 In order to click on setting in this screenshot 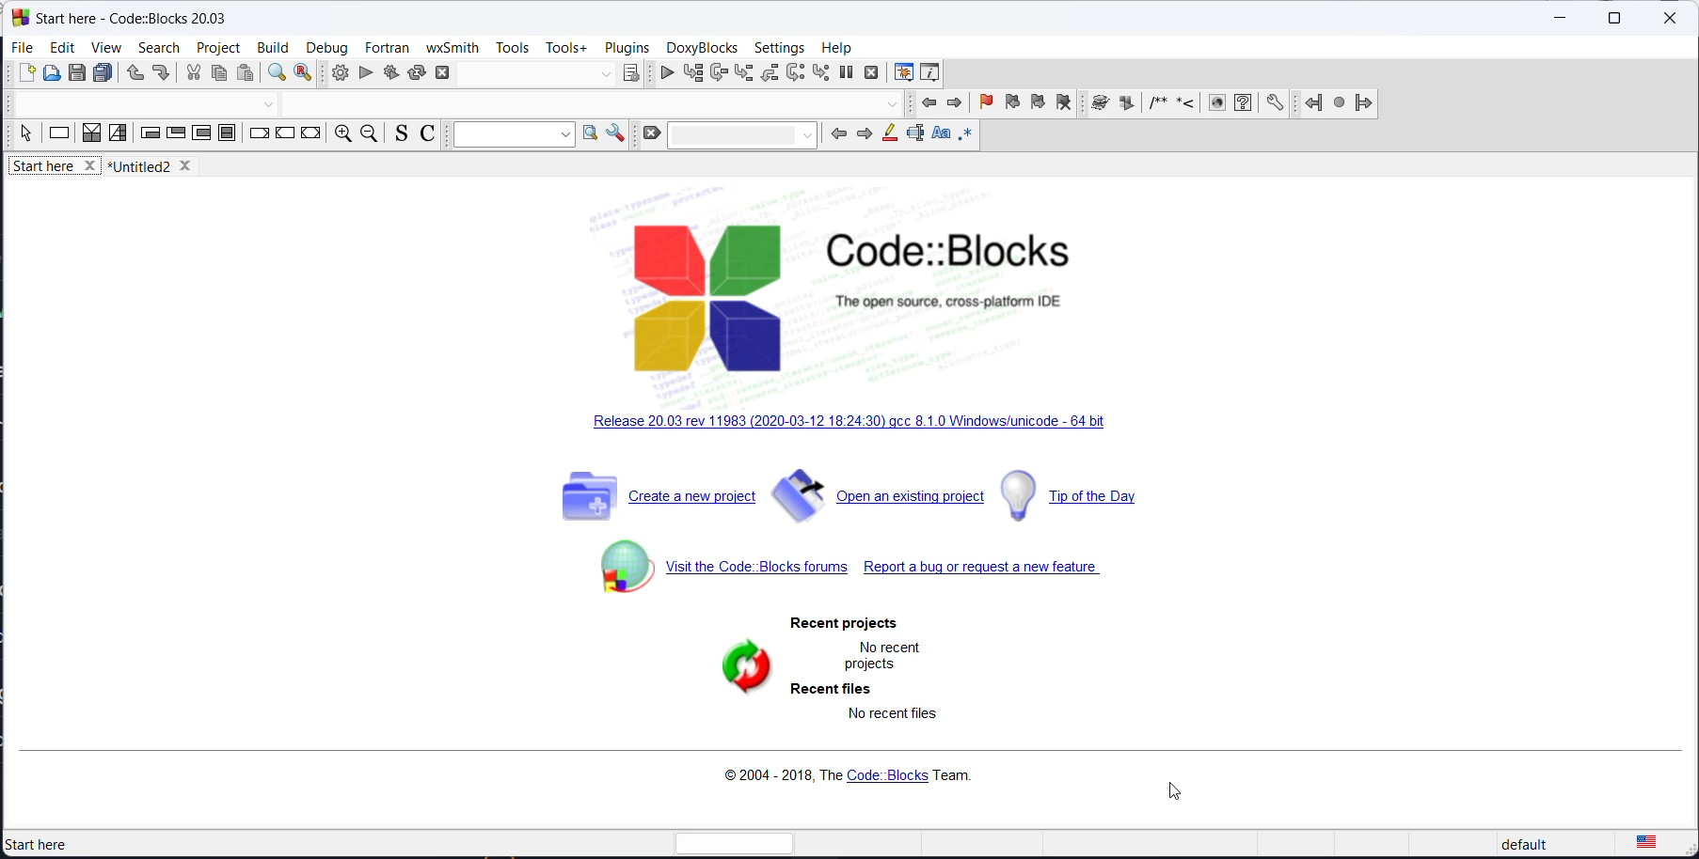, I will do `click(1276, 103)`.